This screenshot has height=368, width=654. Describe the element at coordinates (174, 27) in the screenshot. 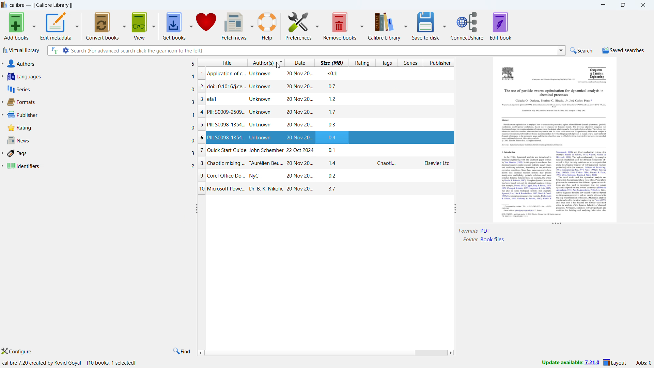

I see `get books` at that location.